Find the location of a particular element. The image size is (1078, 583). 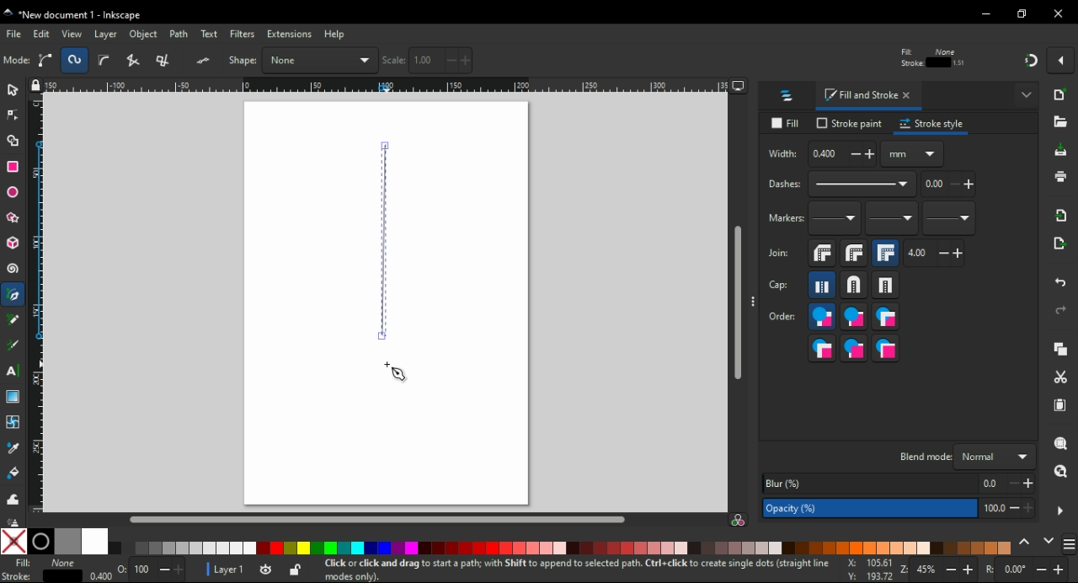

vertical coordinates is located at coordinates (542, 60).